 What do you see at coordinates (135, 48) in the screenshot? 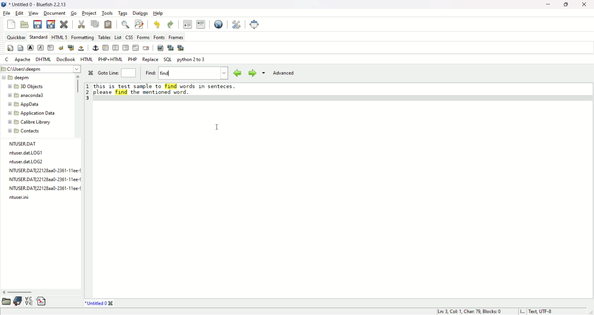
I see `HTML comment` at bounding box center [135, 48].